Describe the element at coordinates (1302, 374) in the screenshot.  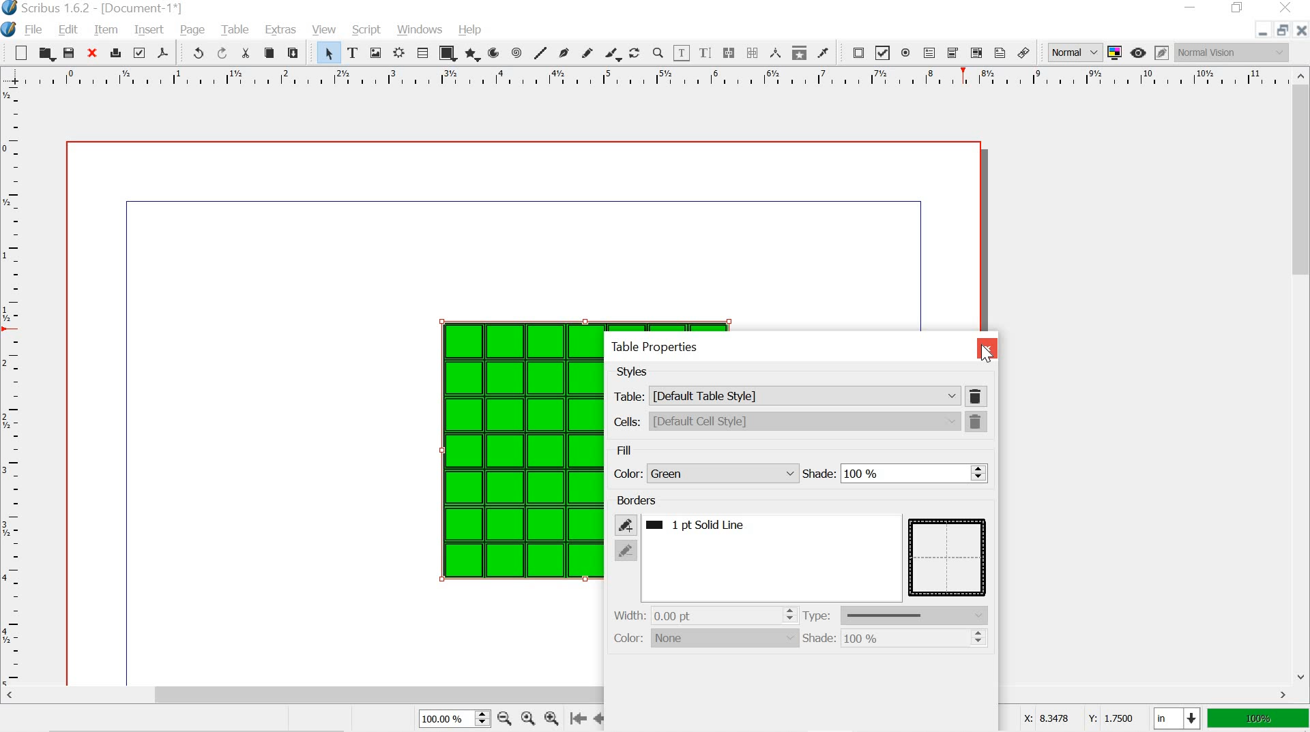
I see `scrollbar` at that location.